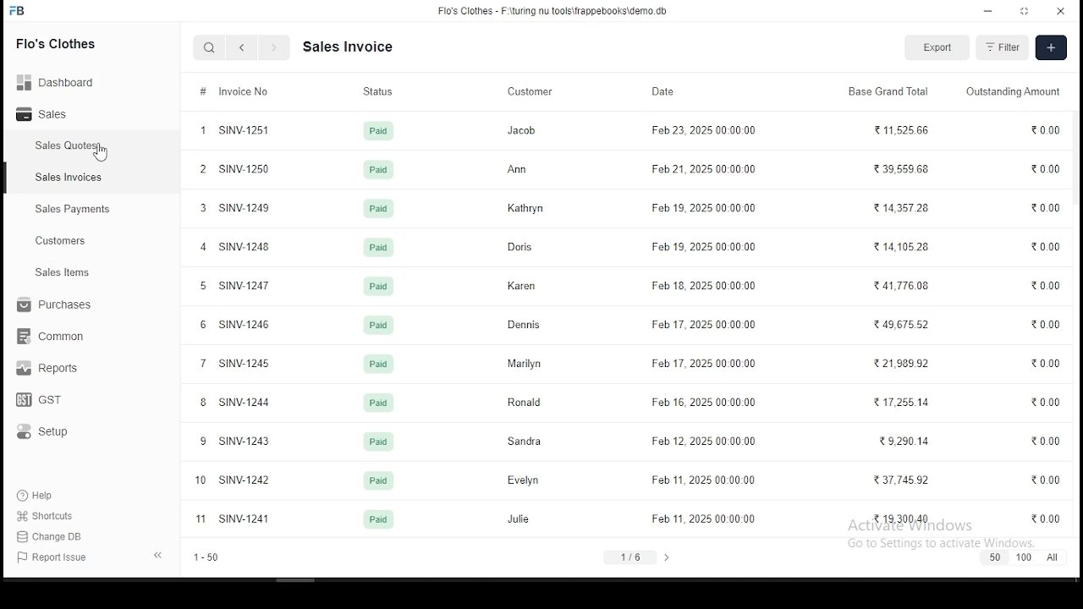 The height and width of the screenshot is (609, 1083). What do you see at coordinates (275, 49) in the screenshot?
I see `next` at bounding box center [275, 49].